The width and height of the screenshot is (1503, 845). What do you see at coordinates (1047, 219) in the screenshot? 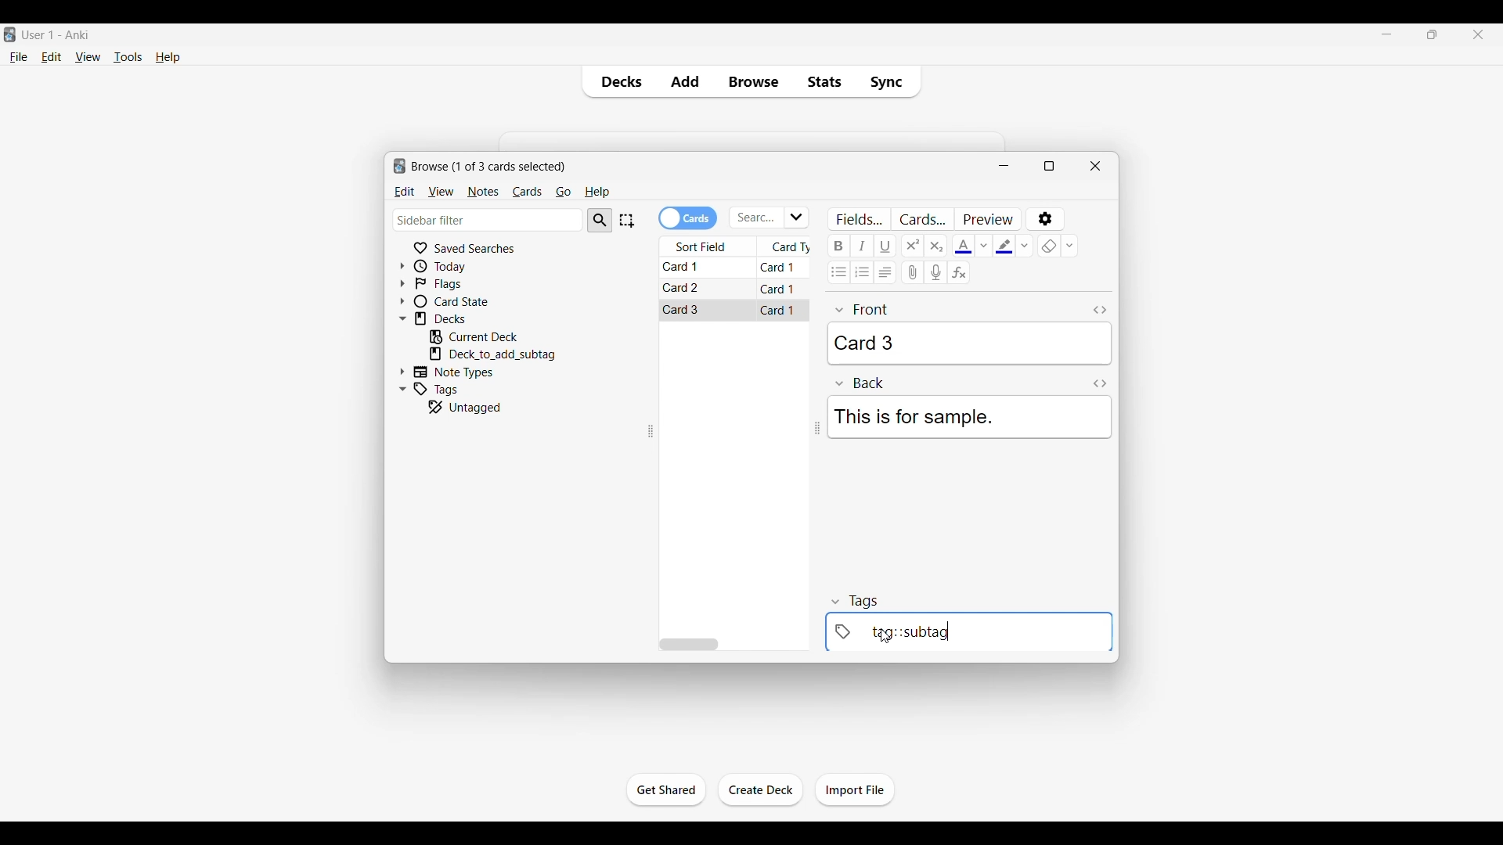
I see `Options` at bounding box center [1047, 219].